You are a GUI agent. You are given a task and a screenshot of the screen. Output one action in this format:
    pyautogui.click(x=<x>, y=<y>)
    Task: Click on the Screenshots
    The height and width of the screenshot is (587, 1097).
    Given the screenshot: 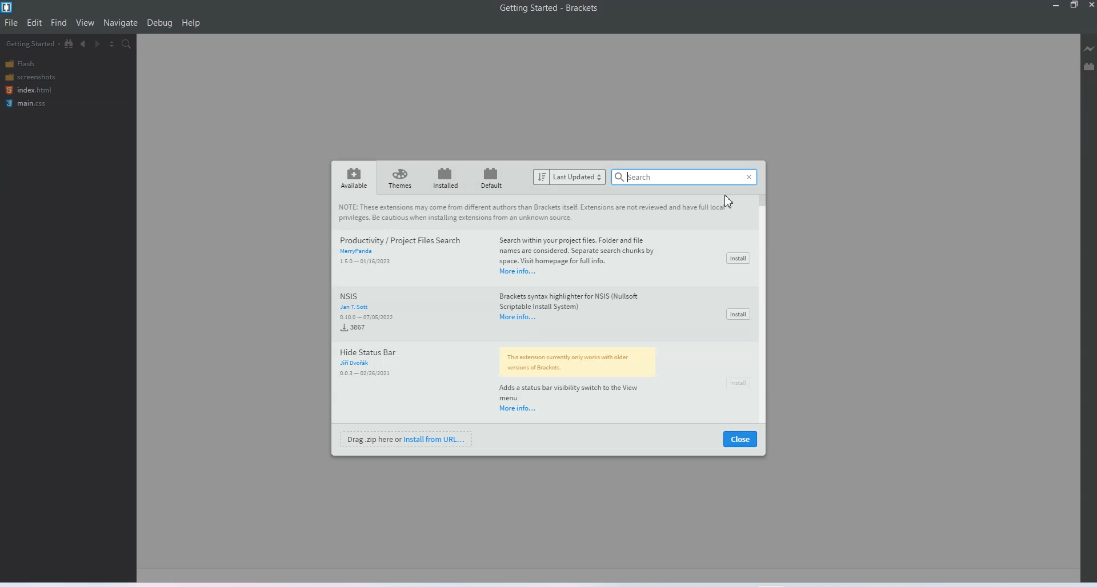 What is the action you would take?
    pyautogui.click(x=38, y=78)
    